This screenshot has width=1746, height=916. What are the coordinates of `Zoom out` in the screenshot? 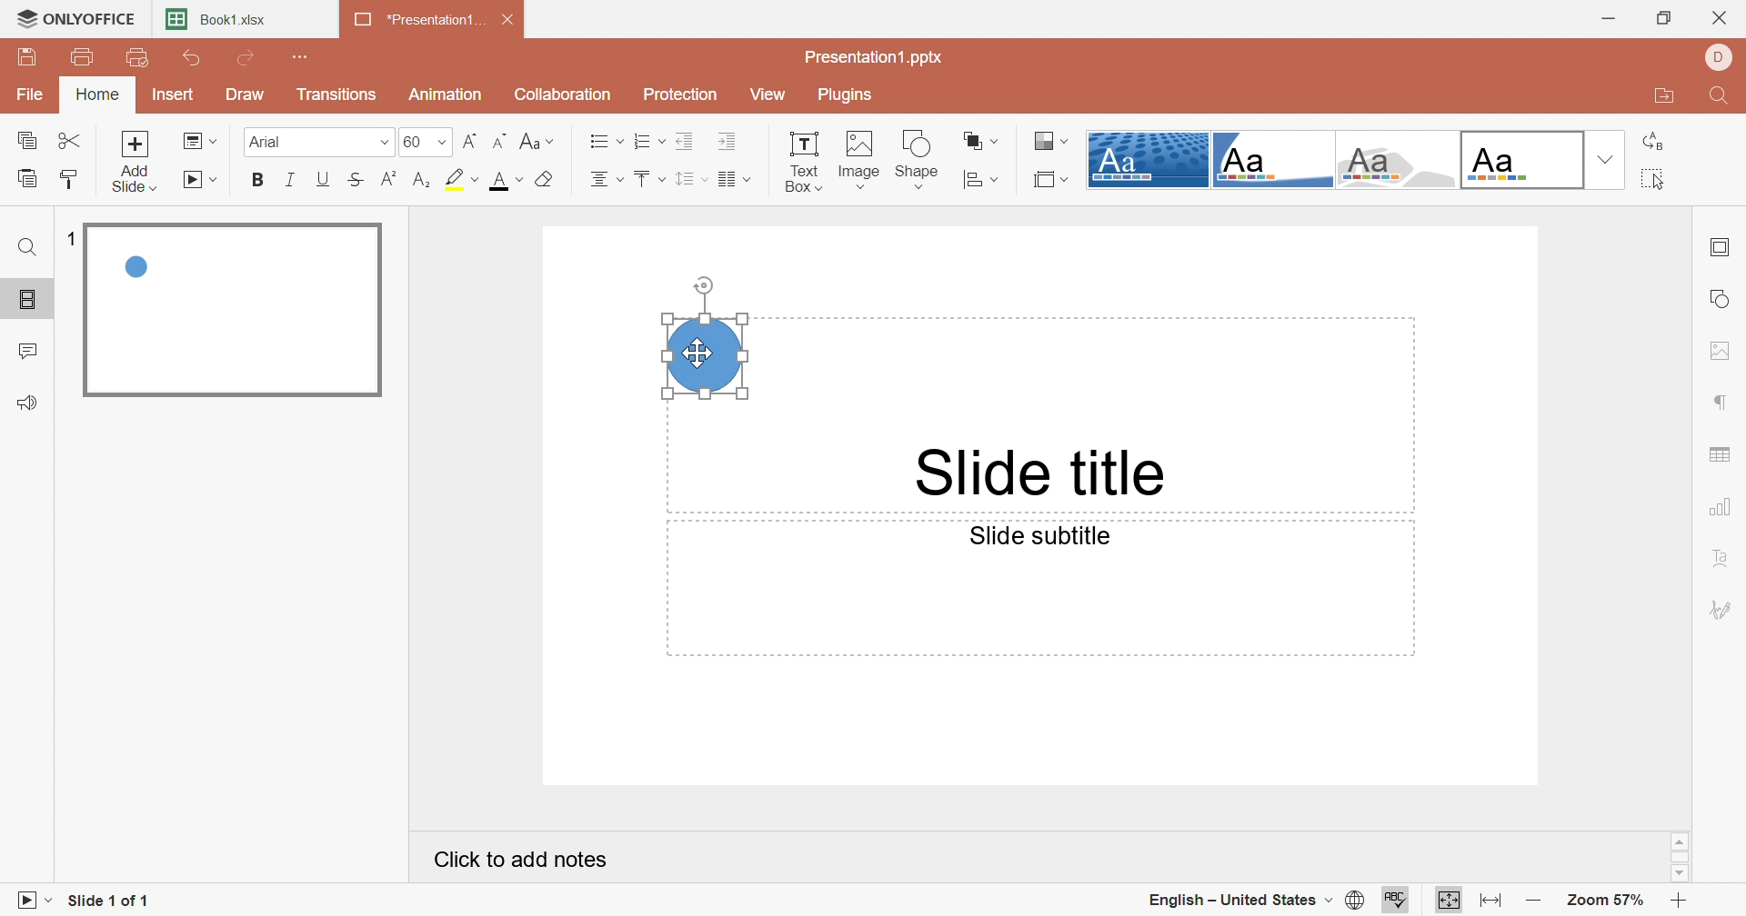 It's located at (1536, 904).